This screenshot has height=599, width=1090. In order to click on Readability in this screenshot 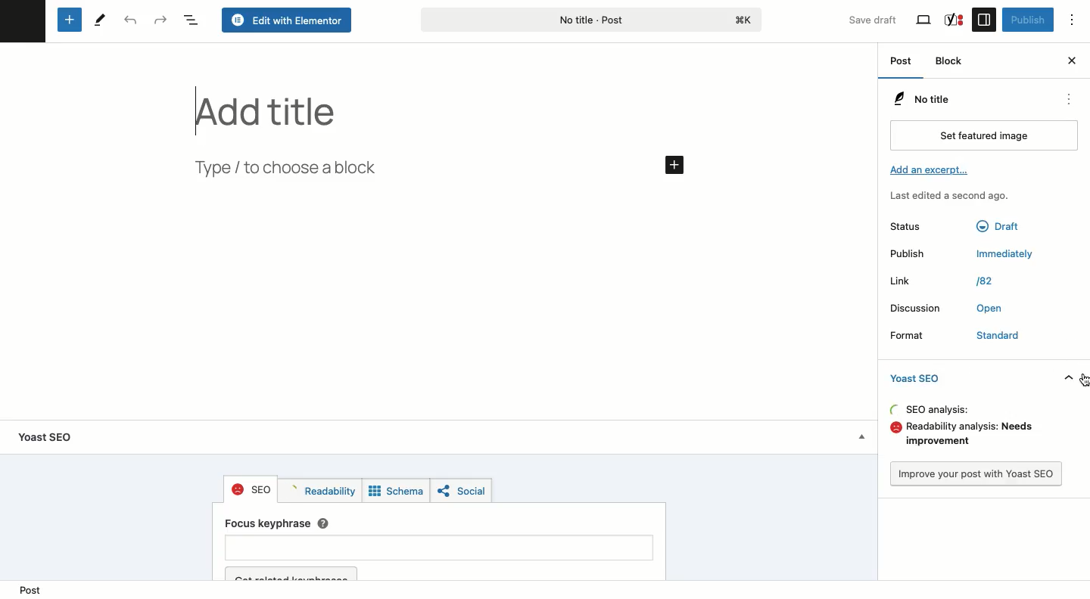, I will do `click(319, 491)`.